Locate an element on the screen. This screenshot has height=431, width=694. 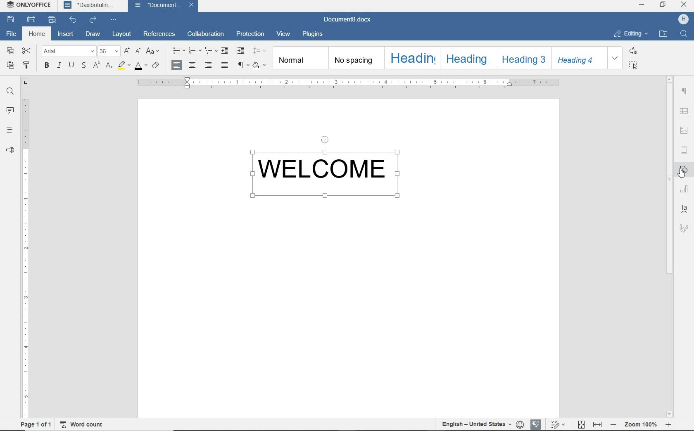
MINIMIZE is located at coordinates (642, 4).